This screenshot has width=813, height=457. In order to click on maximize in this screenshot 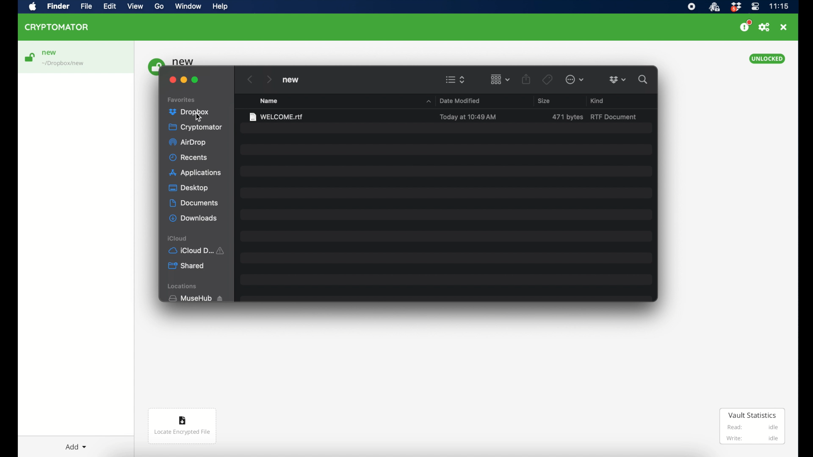, I will do `click(195, 80)`.